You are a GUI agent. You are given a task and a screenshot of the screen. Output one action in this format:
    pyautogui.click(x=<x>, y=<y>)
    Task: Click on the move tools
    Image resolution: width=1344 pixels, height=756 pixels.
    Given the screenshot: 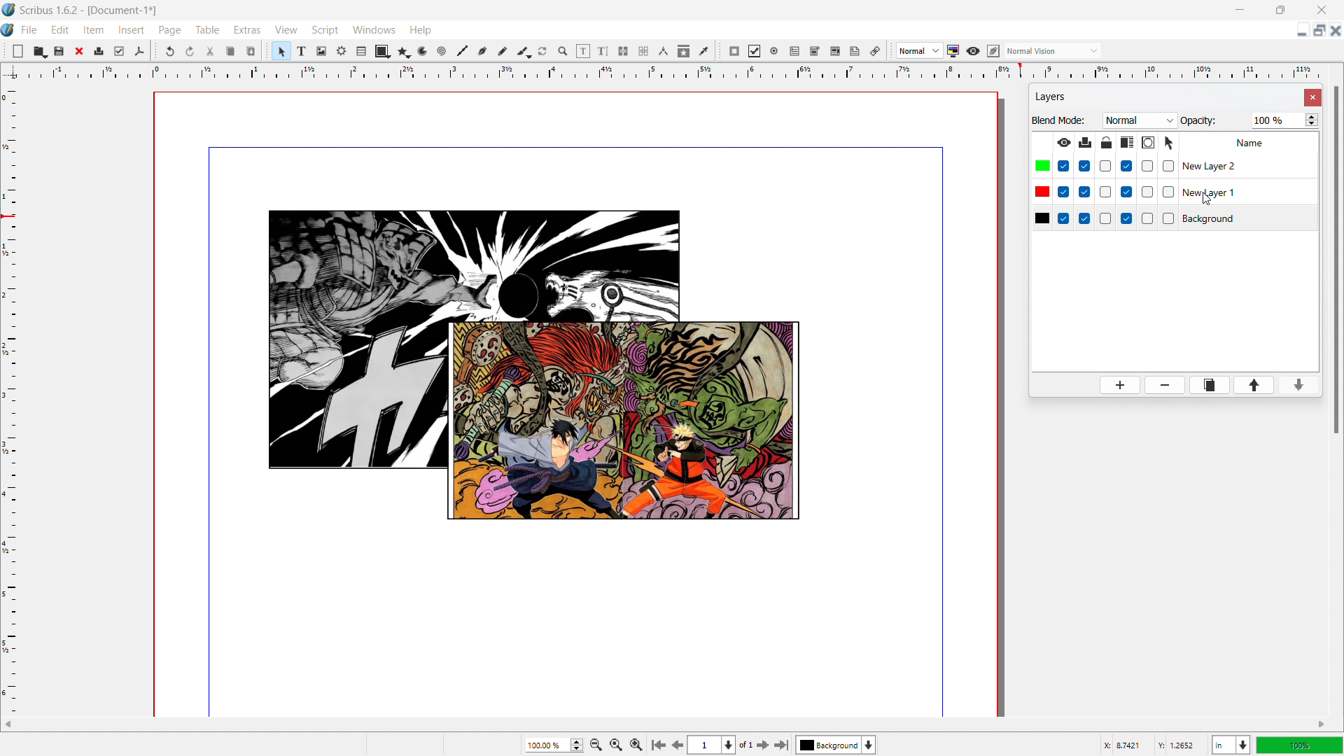 What is the action you would take?
    pyautogui.click(x=5, y=50)
    